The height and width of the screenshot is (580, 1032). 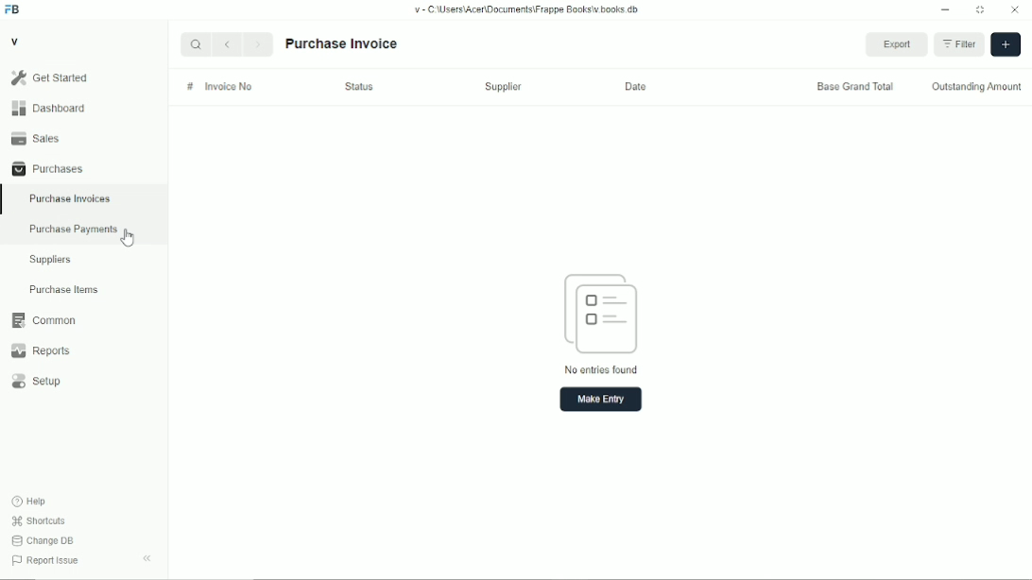 I want to click on Help, so click(x=29, y=502).